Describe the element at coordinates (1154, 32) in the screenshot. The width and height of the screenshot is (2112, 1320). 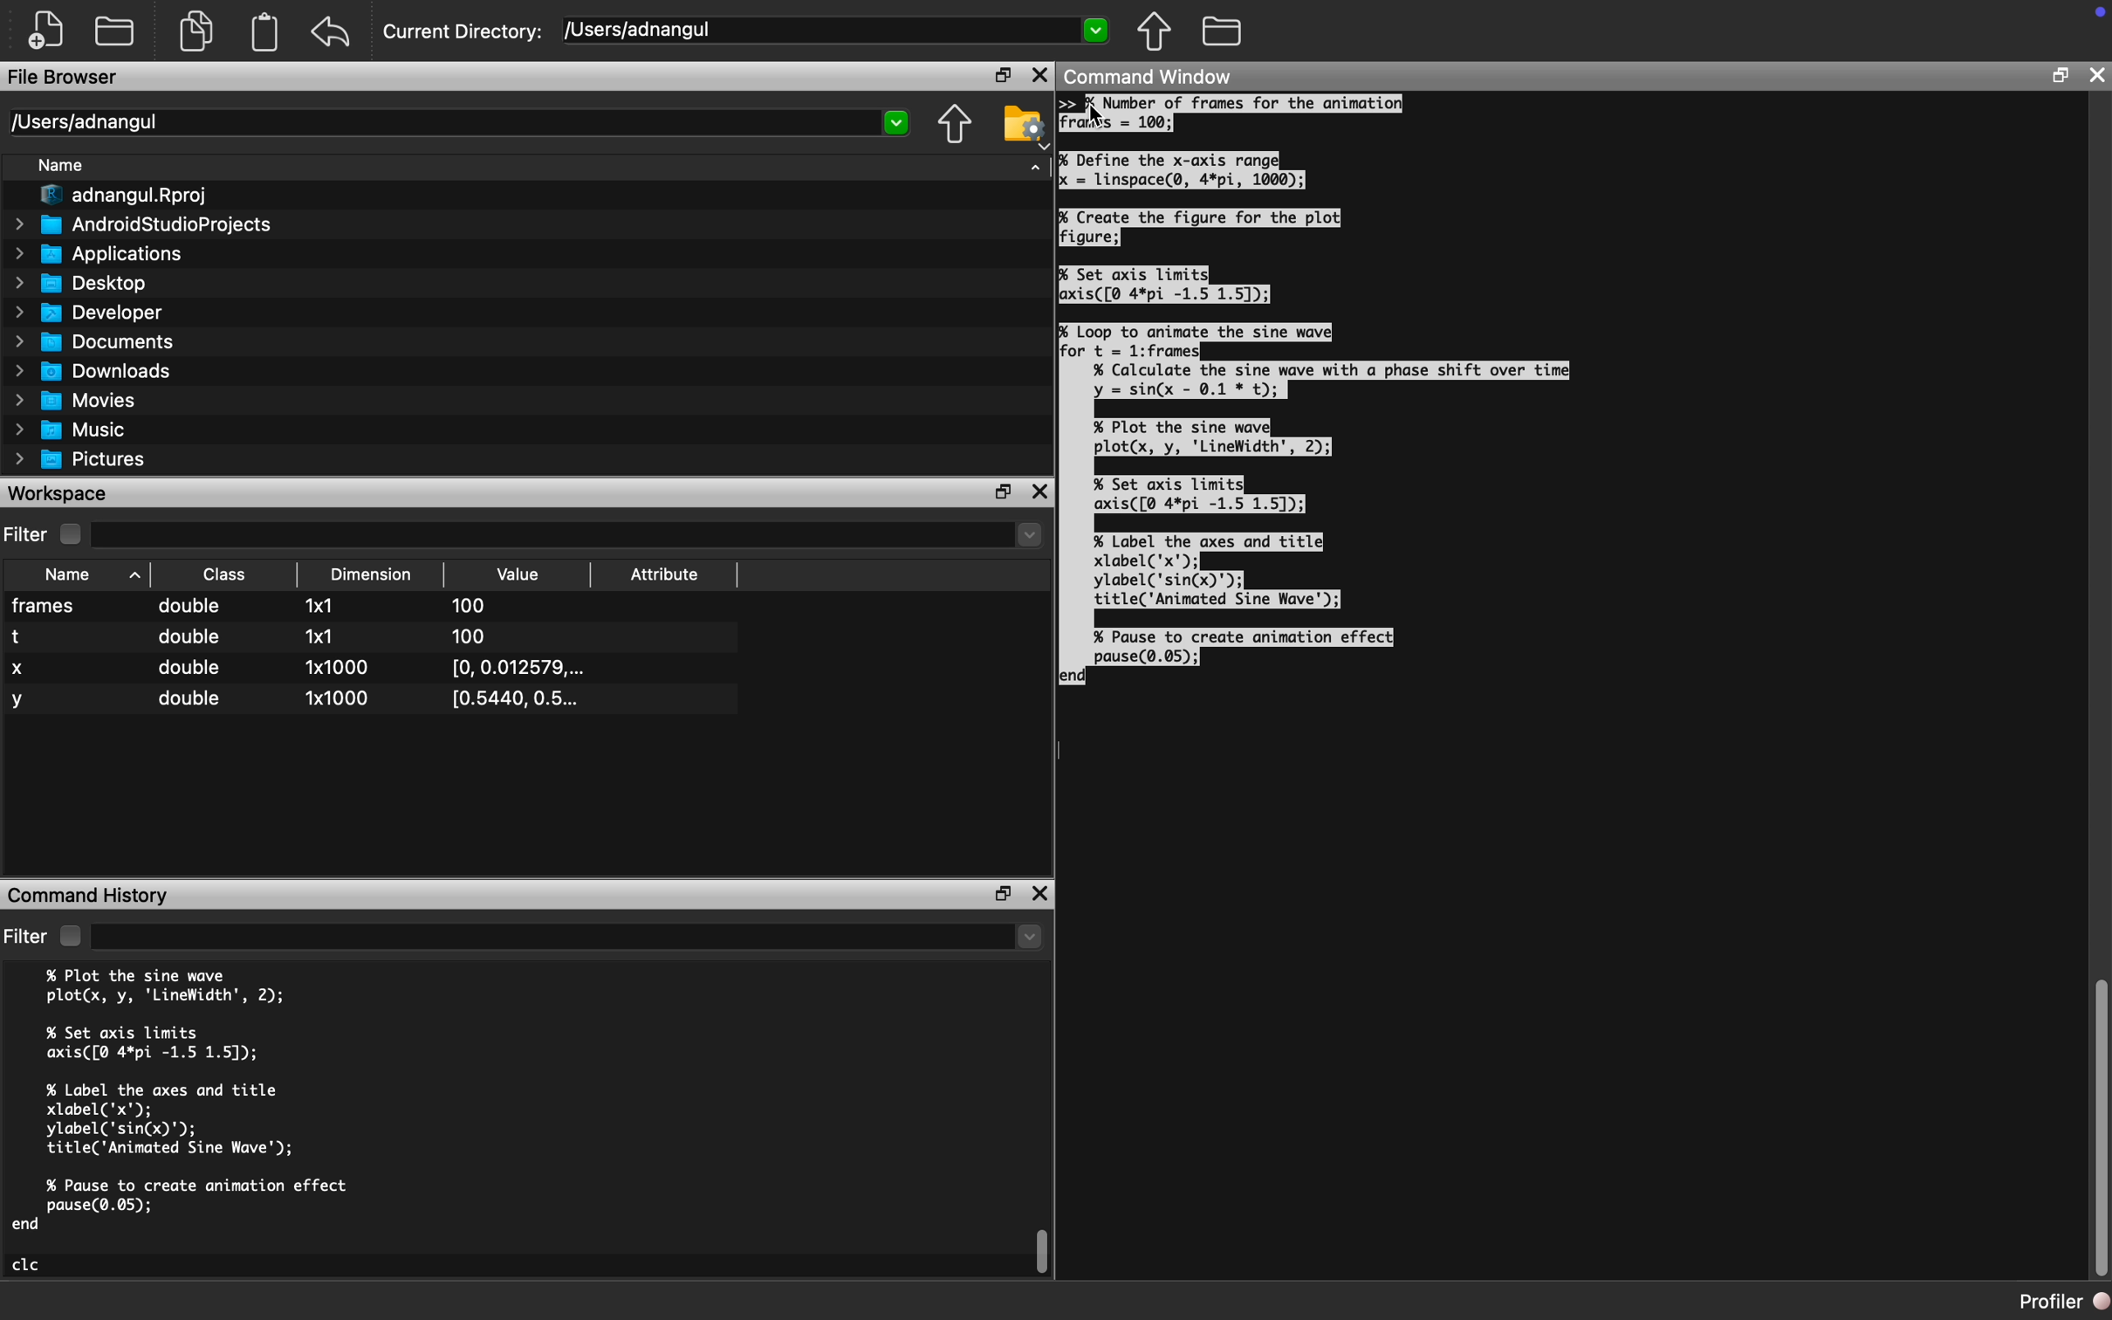
I see `Parent Directory` at that location.